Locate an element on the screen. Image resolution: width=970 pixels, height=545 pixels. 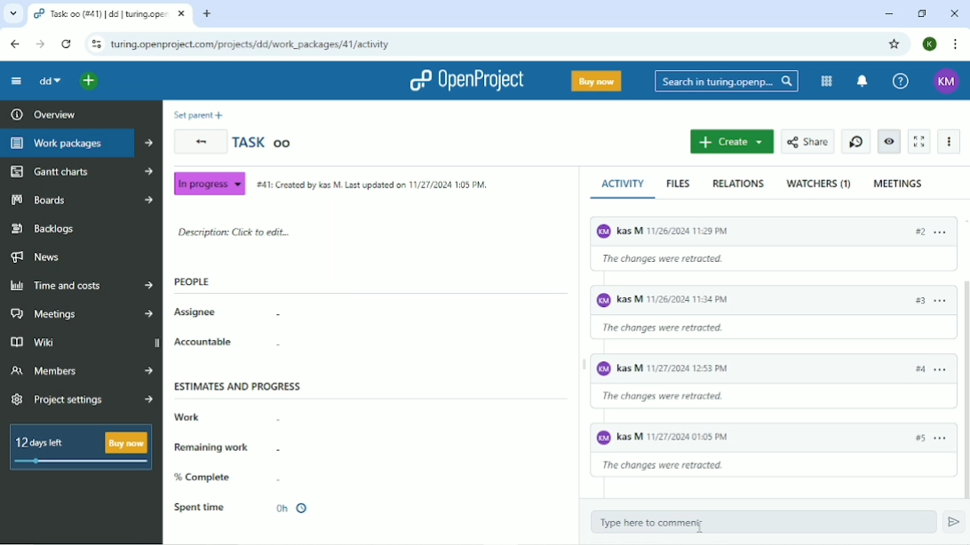
Open quick add menu is located at coordinates (91, 82).